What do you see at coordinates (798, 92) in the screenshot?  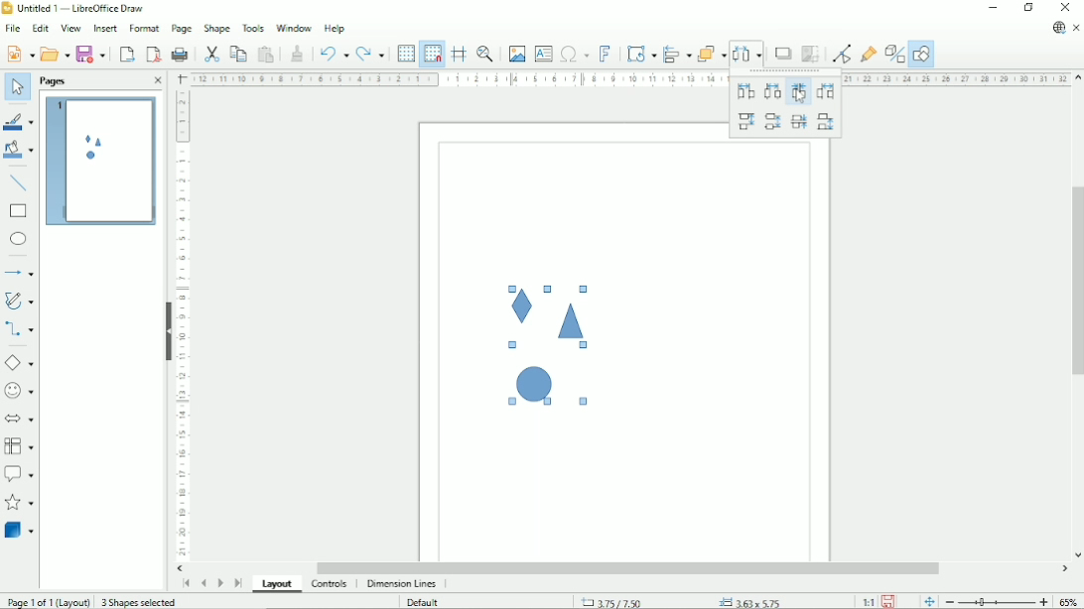 I see `Horizontally spacing` at bounding box center [798, 92].